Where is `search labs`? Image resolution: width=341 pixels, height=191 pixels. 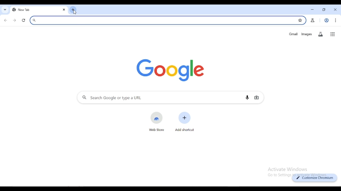
search labs is located at coordinates (320, 34).